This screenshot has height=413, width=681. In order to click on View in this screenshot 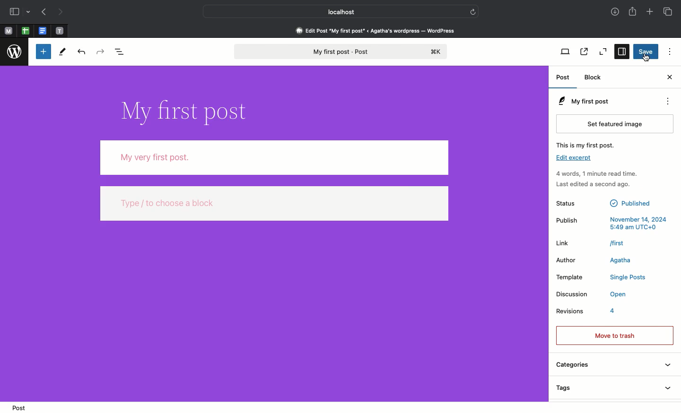, I will do `click(566, 52)`.